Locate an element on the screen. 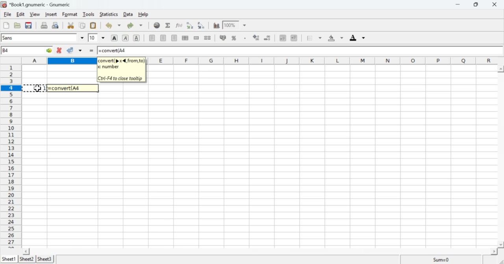  Center horizontally is located at coordinates (163, 38).